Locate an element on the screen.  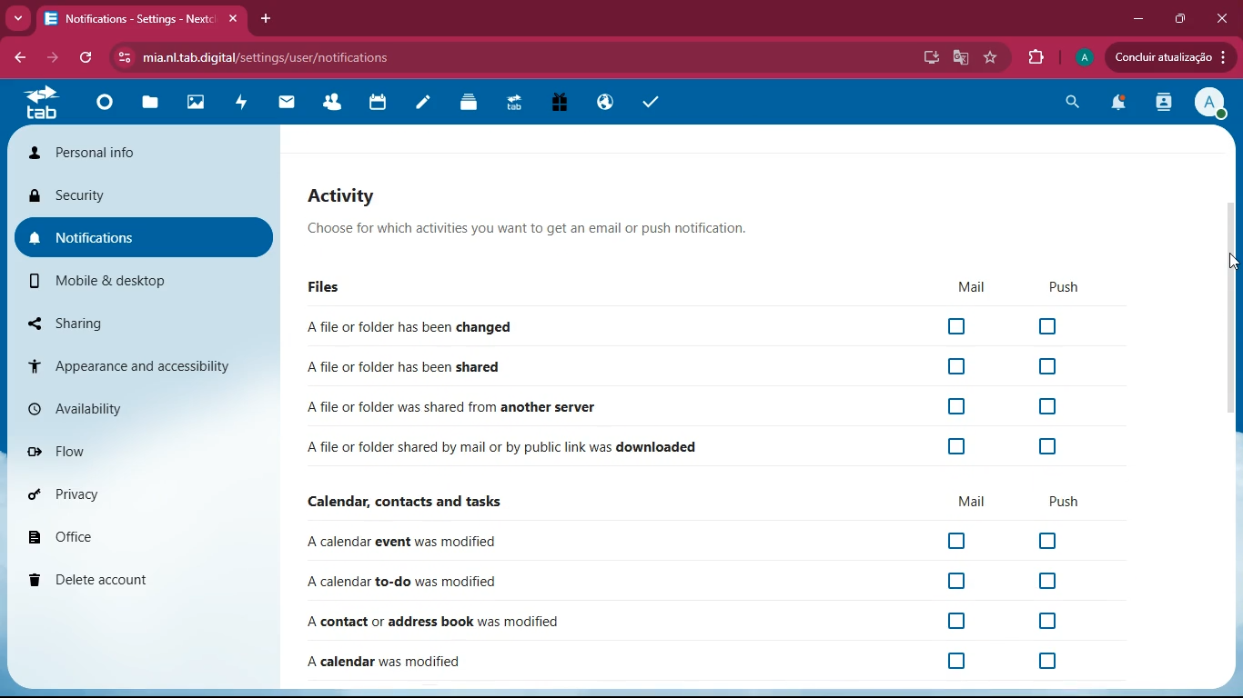
flow is located at coordinates (147, 450).